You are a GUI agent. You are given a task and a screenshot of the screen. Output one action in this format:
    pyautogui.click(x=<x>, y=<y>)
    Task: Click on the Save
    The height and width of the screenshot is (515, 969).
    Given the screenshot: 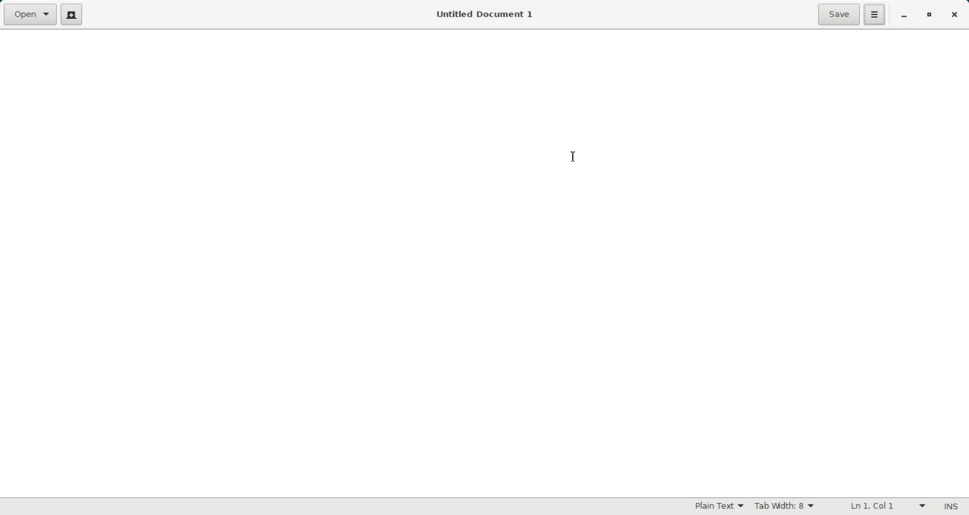 What is the action you would take?
    pyautogui.click(x=838, y=15)
    